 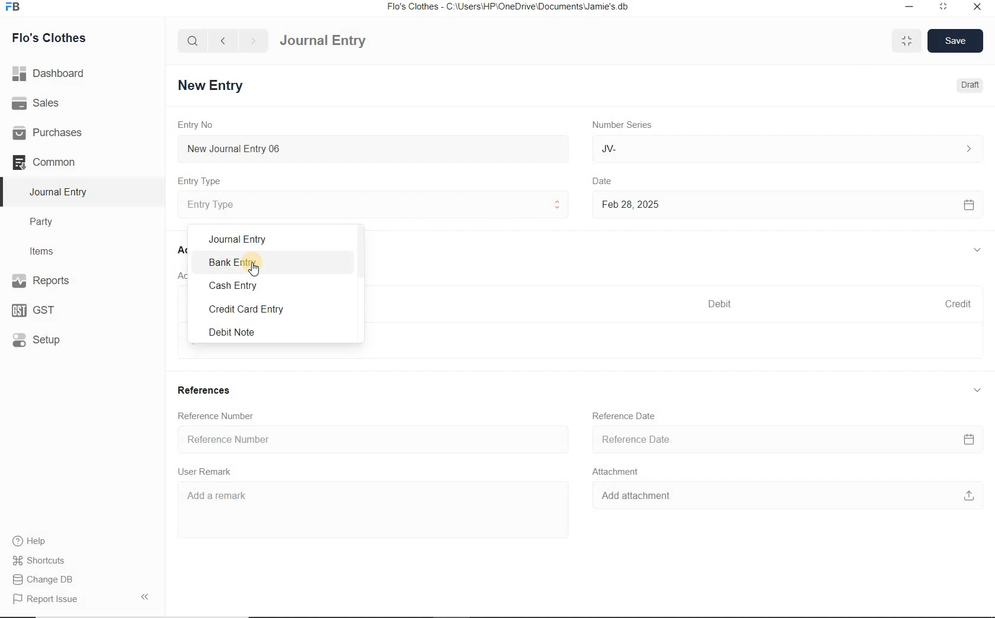 I want to click on Report Issue, so click(x=45, y=599).